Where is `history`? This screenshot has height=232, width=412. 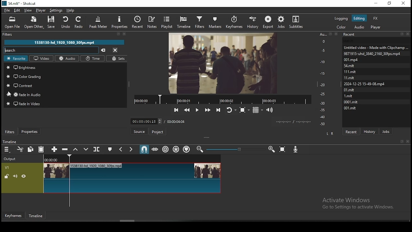 history is located at coordinates (253, 22).